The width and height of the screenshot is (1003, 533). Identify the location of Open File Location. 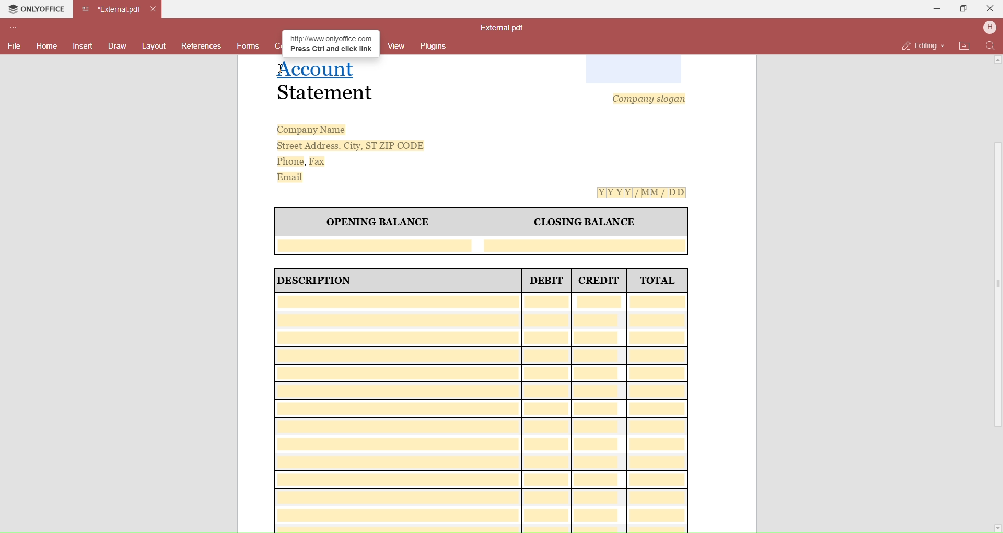
(965, 47).